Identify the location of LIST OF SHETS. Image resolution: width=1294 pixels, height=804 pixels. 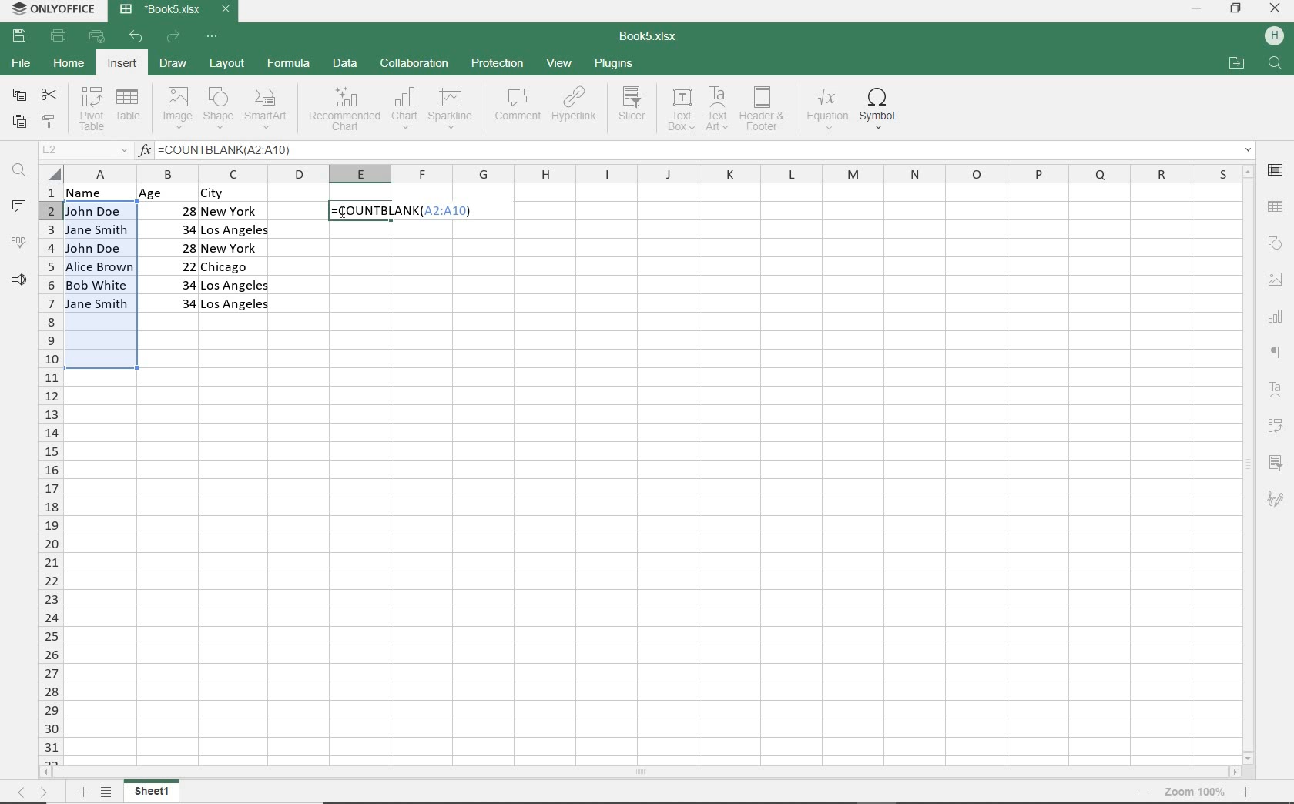
(106, 793).